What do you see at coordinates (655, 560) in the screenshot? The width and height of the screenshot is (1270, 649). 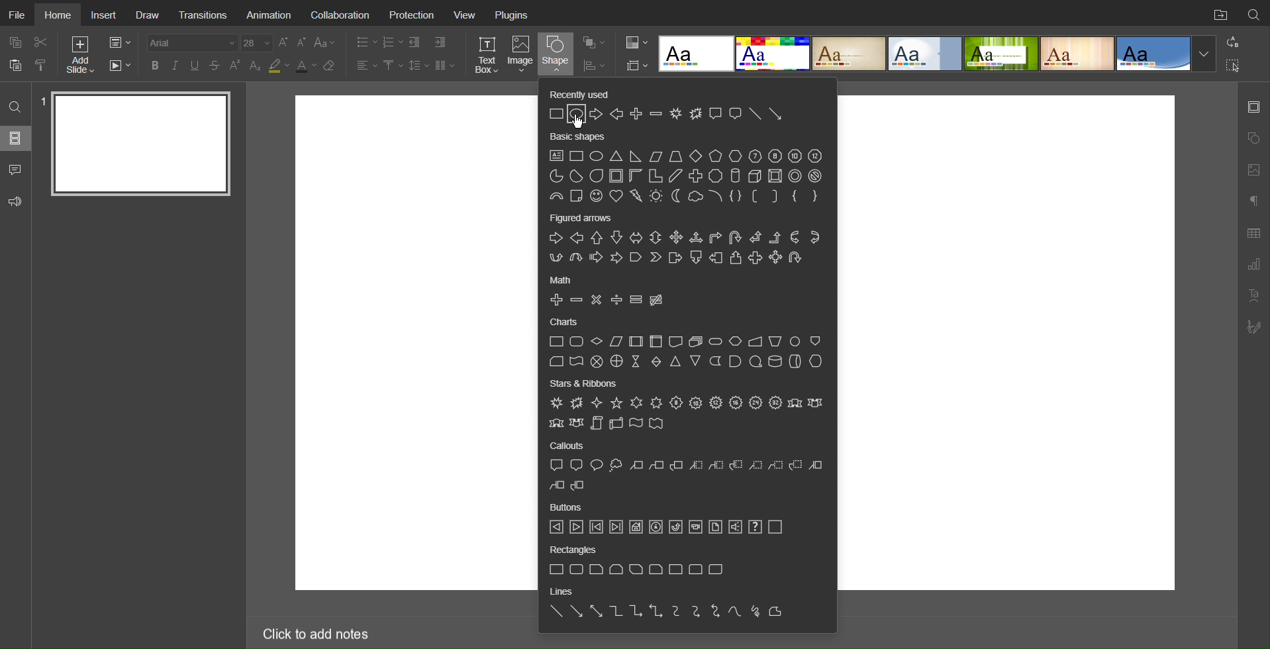 I see `Rectangles` at bounding box center [655, 560].